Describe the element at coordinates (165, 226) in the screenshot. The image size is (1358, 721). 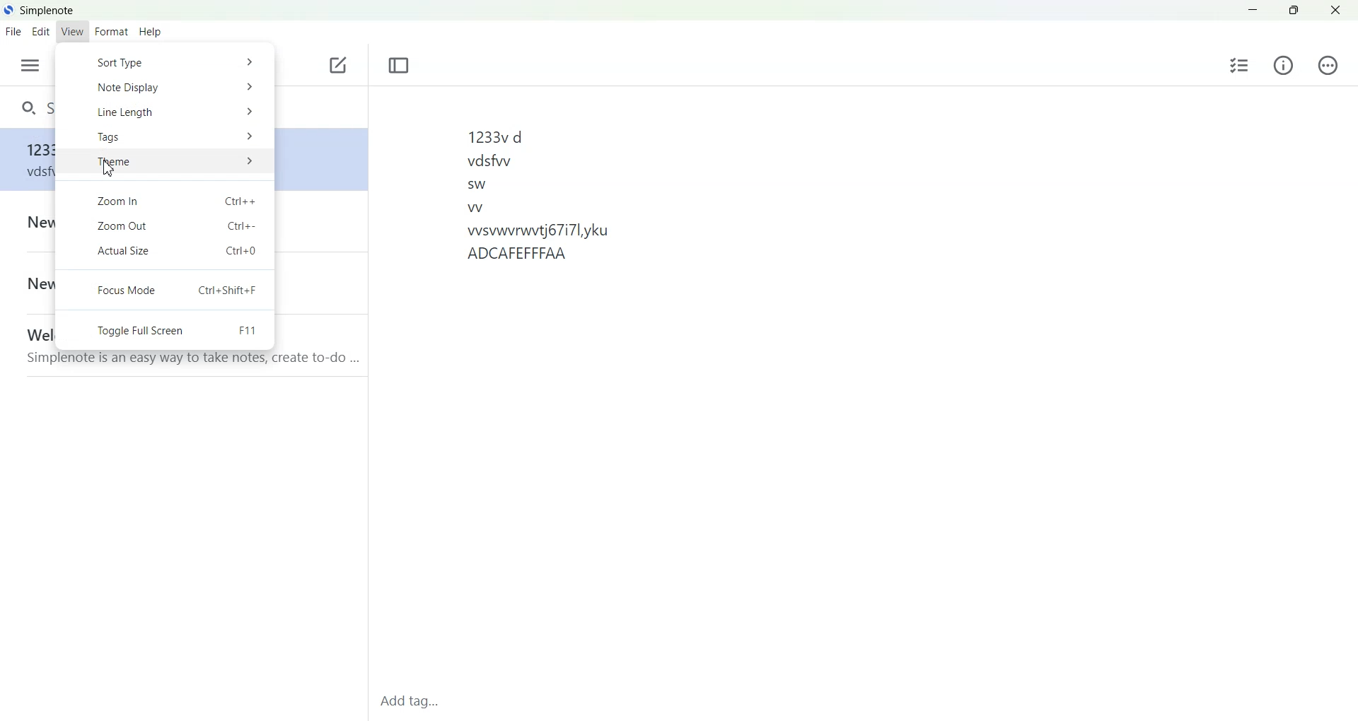
I see `Zoom Out` at that location.